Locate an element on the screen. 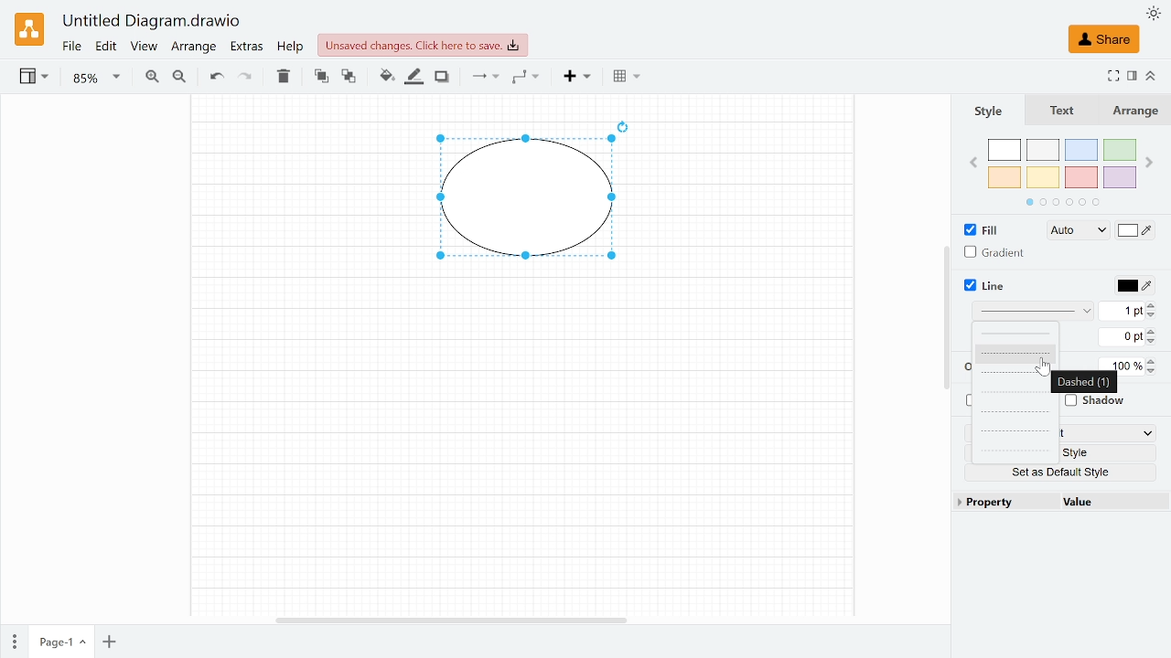 The width and height of the screenshot is (1171, 658). Unsaved changes. Click here to save is located at coordinates (418, 45).